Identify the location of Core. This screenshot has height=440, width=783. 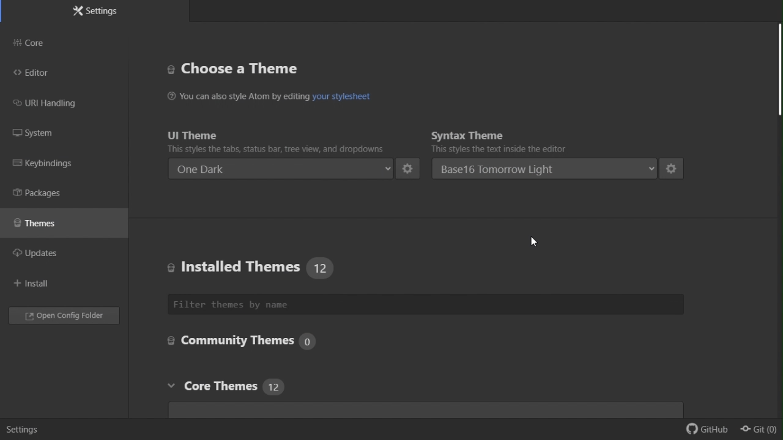
(43, 43).